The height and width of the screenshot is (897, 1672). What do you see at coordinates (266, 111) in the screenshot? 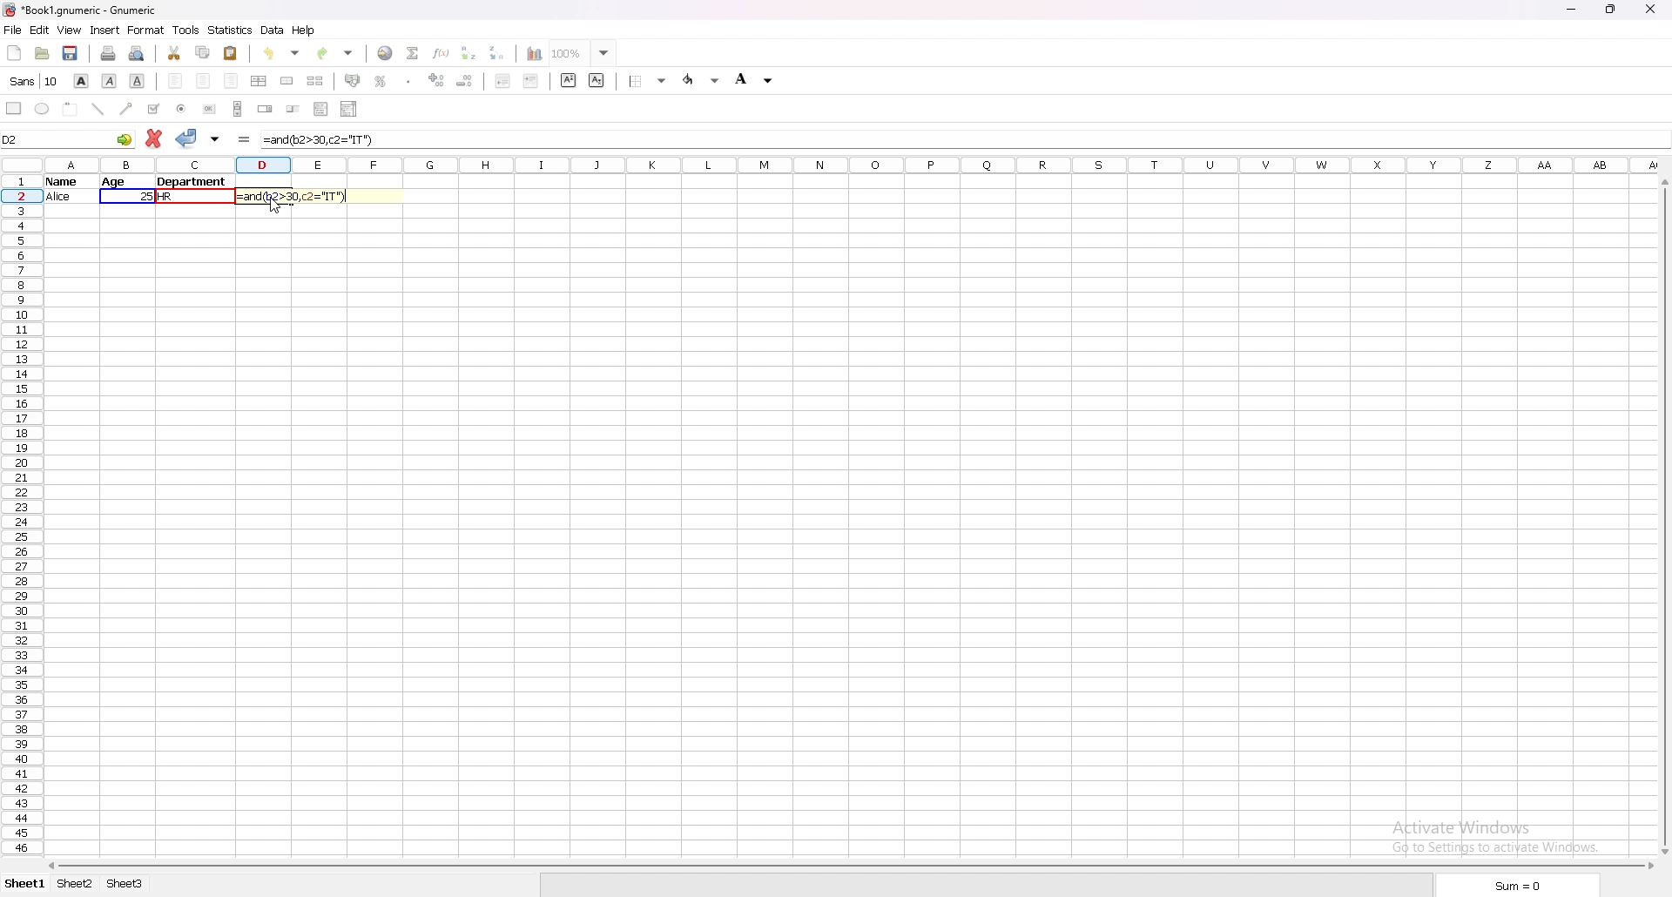
I see `spin button` at bounding box center [266, 111].